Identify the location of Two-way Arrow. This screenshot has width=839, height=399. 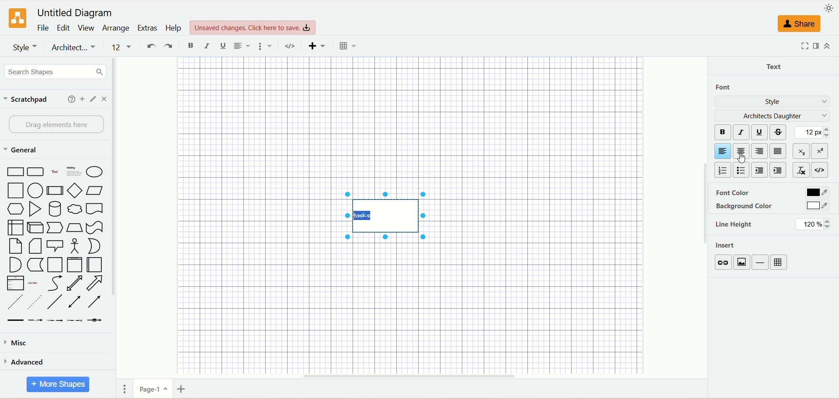
(75, 283).